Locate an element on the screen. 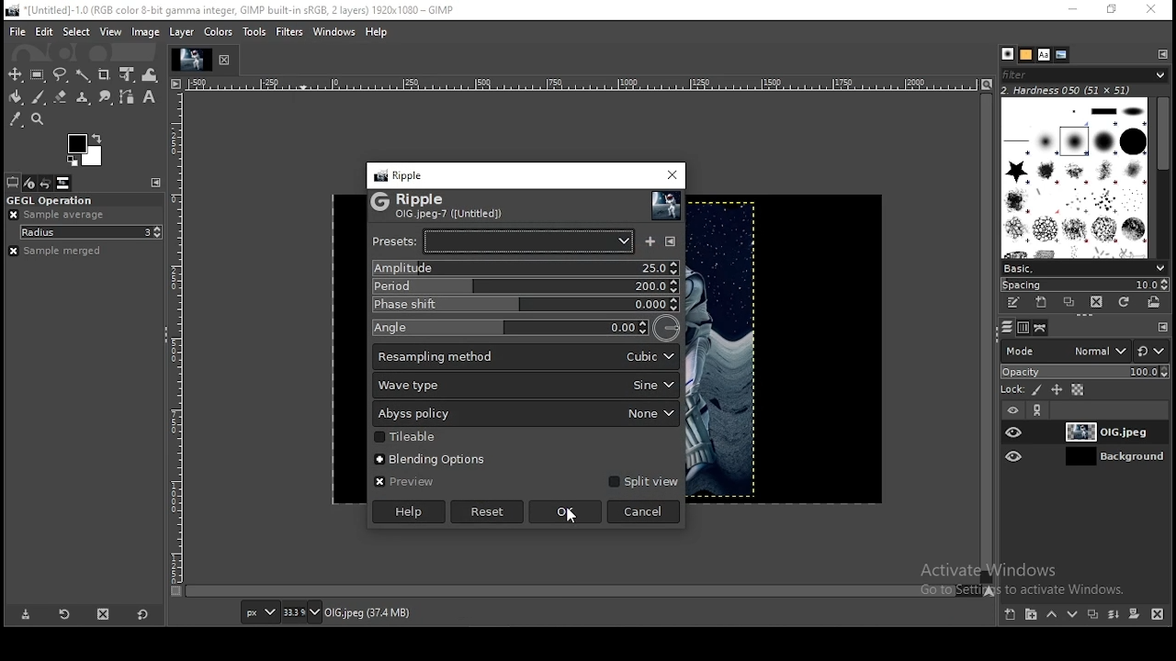 The height and width of the screenshot is (661, 1176). unified transform tool is located at coordinates (129, 73).